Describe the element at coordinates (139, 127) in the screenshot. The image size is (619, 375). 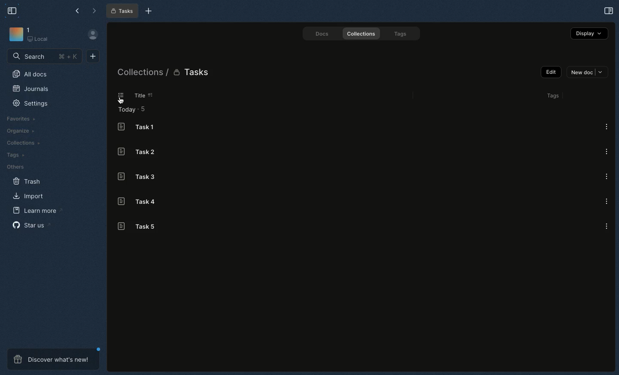
I see `Task 1` at that location.